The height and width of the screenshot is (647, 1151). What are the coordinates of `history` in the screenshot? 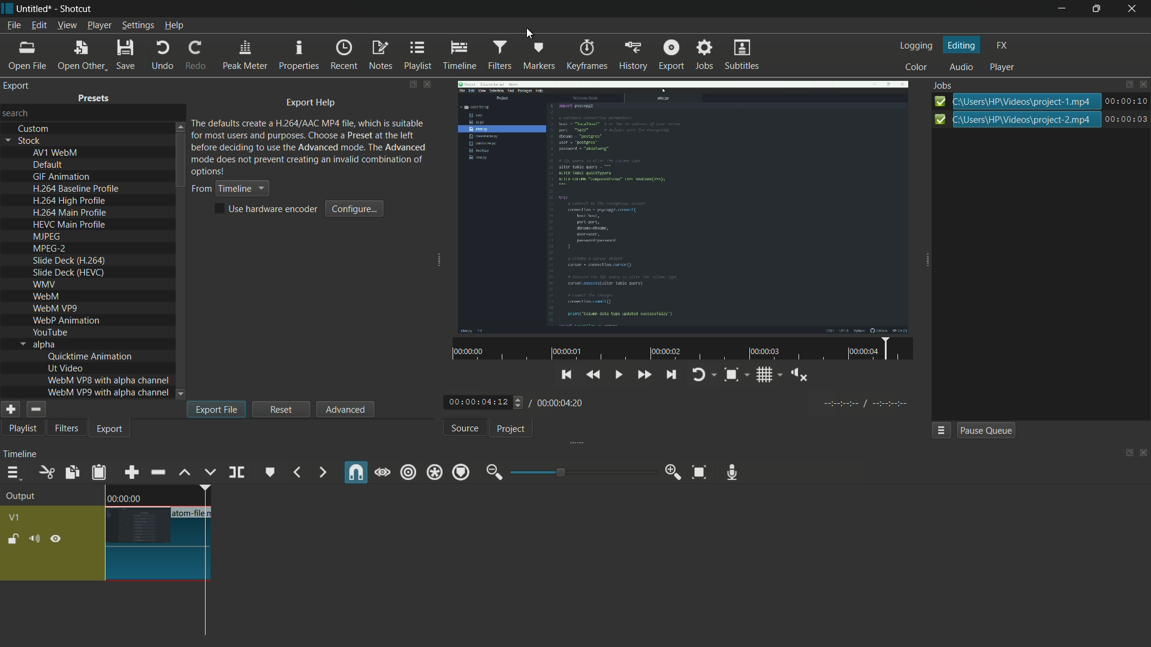 It's located at (635, 56).